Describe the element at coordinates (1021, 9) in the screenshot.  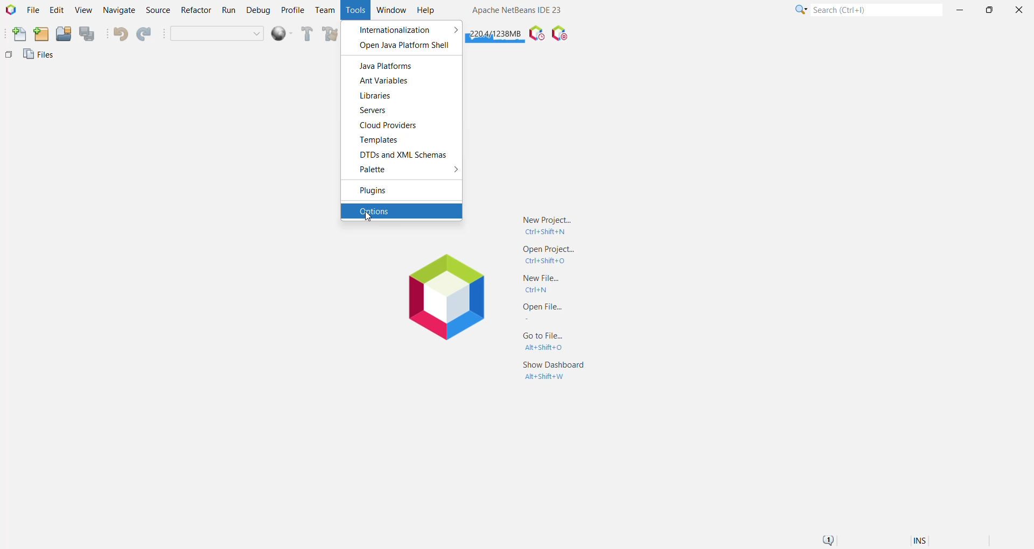
I see `Close` at that location.